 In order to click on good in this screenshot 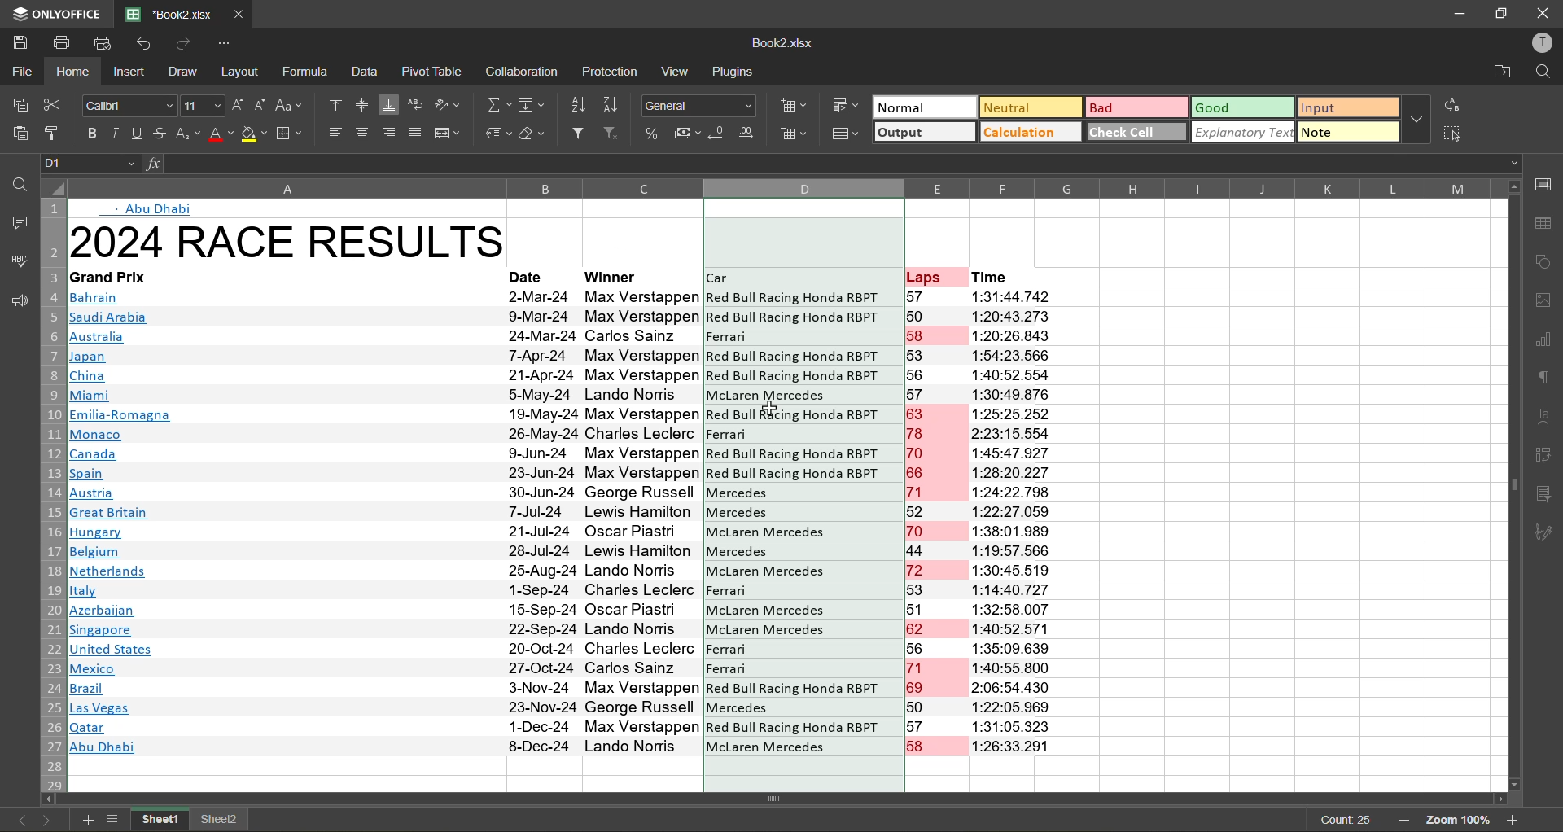, I will do `click(1241, 108)`.